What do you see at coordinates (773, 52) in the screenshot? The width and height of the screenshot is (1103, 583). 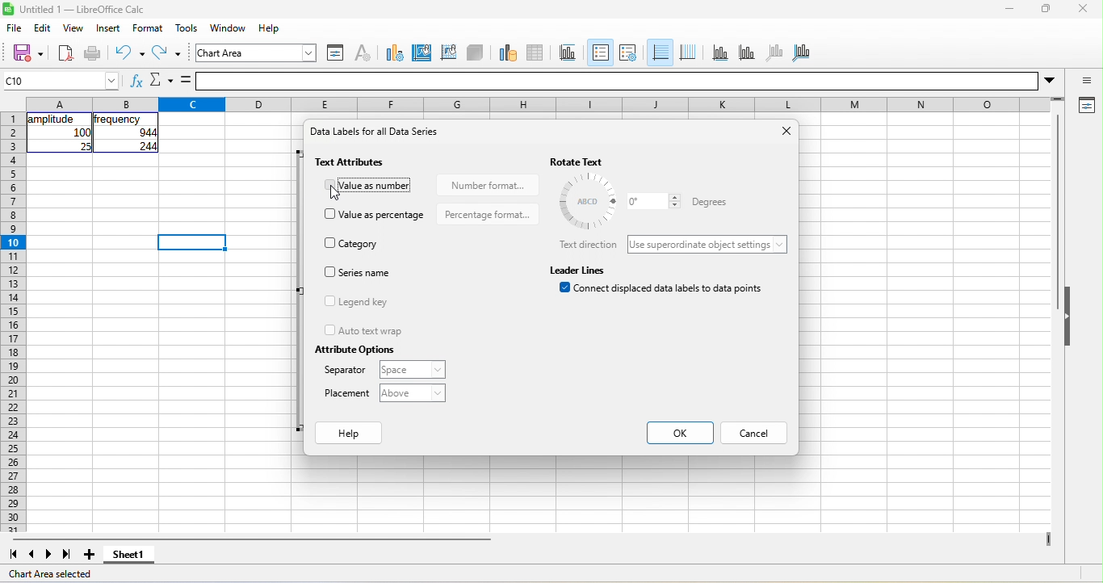 I see `z axis` at bounding box center [773, 52].